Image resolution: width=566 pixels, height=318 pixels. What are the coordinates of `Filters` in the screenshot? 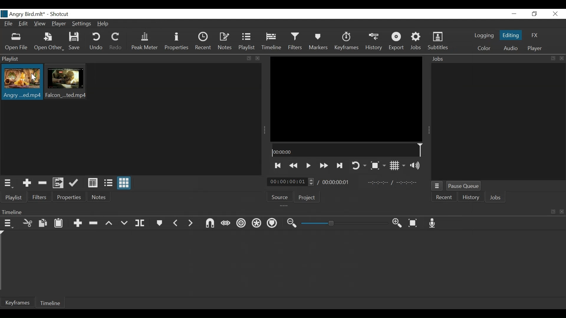 It's located at (296, 42).